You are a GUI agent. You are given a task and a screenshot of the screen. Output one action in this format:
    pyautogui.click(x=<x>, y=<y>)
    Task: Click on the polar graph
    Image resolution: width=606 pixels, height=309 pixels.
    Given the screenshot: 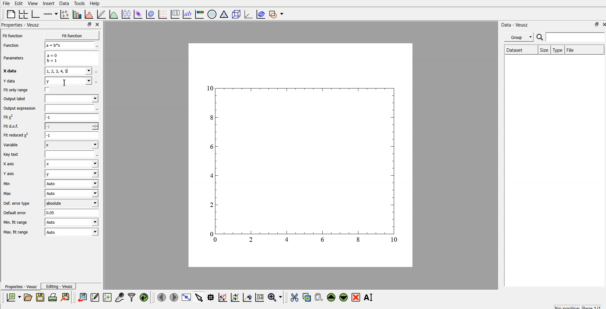 What is the action you would take?
    pyautogui.click(x=213, y=15)
    